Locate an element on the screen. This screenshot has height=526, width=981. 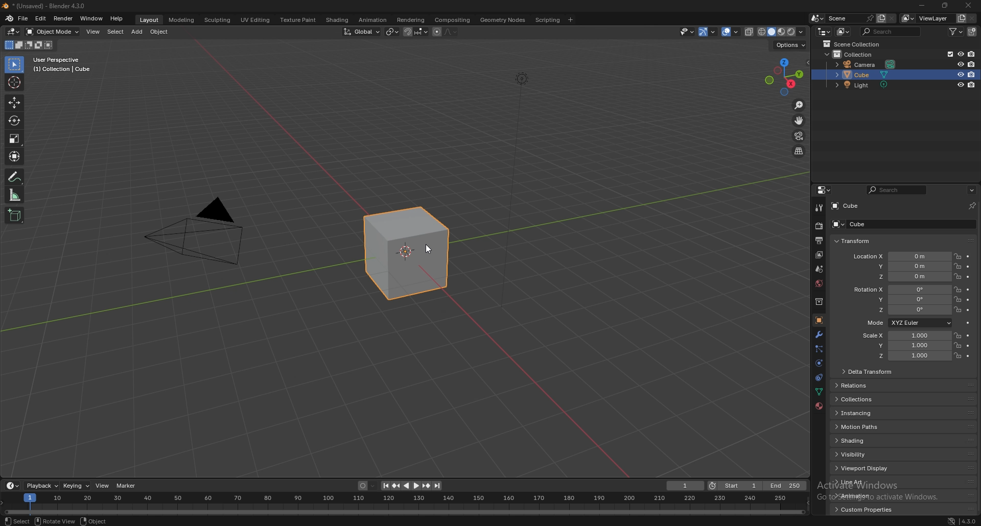
search is located at coordinates (896, 190).